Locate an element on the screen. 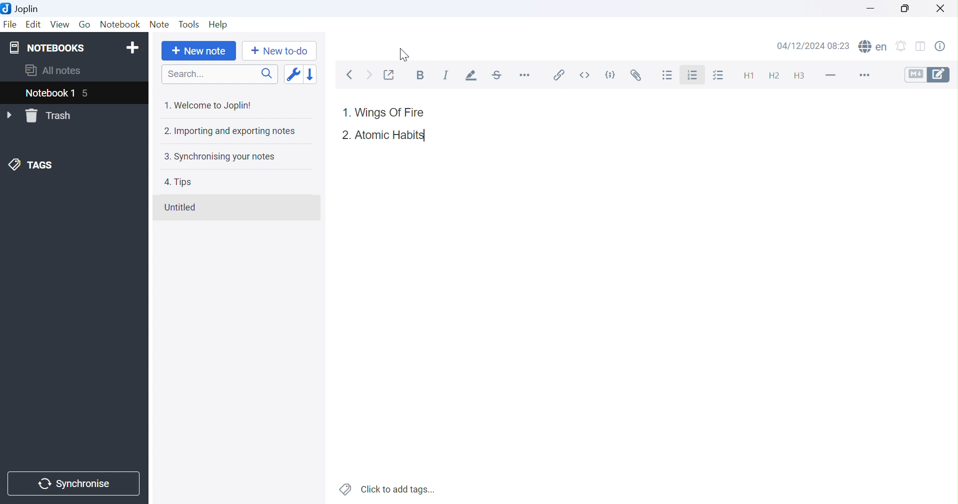 The height and width of the screenshot is (504, 958). Bulleted list is located at coordinates (667, 76).